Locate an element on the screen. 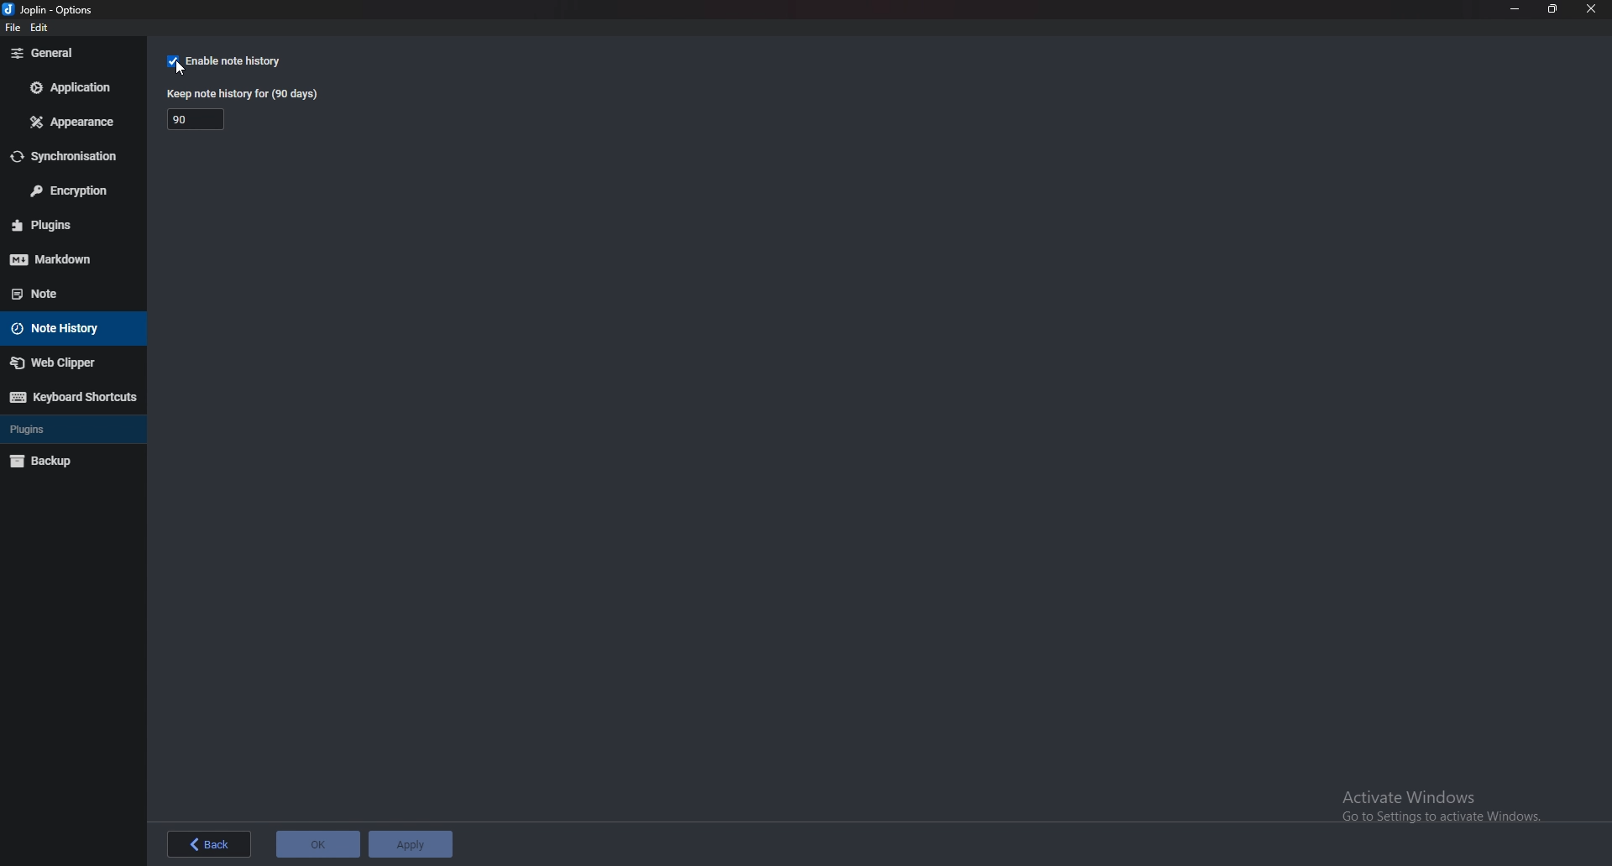 This screenshot has width=1612, height=866. Activate Windows Go to Settings to activate Windows is located at coordinates (1443, 808).